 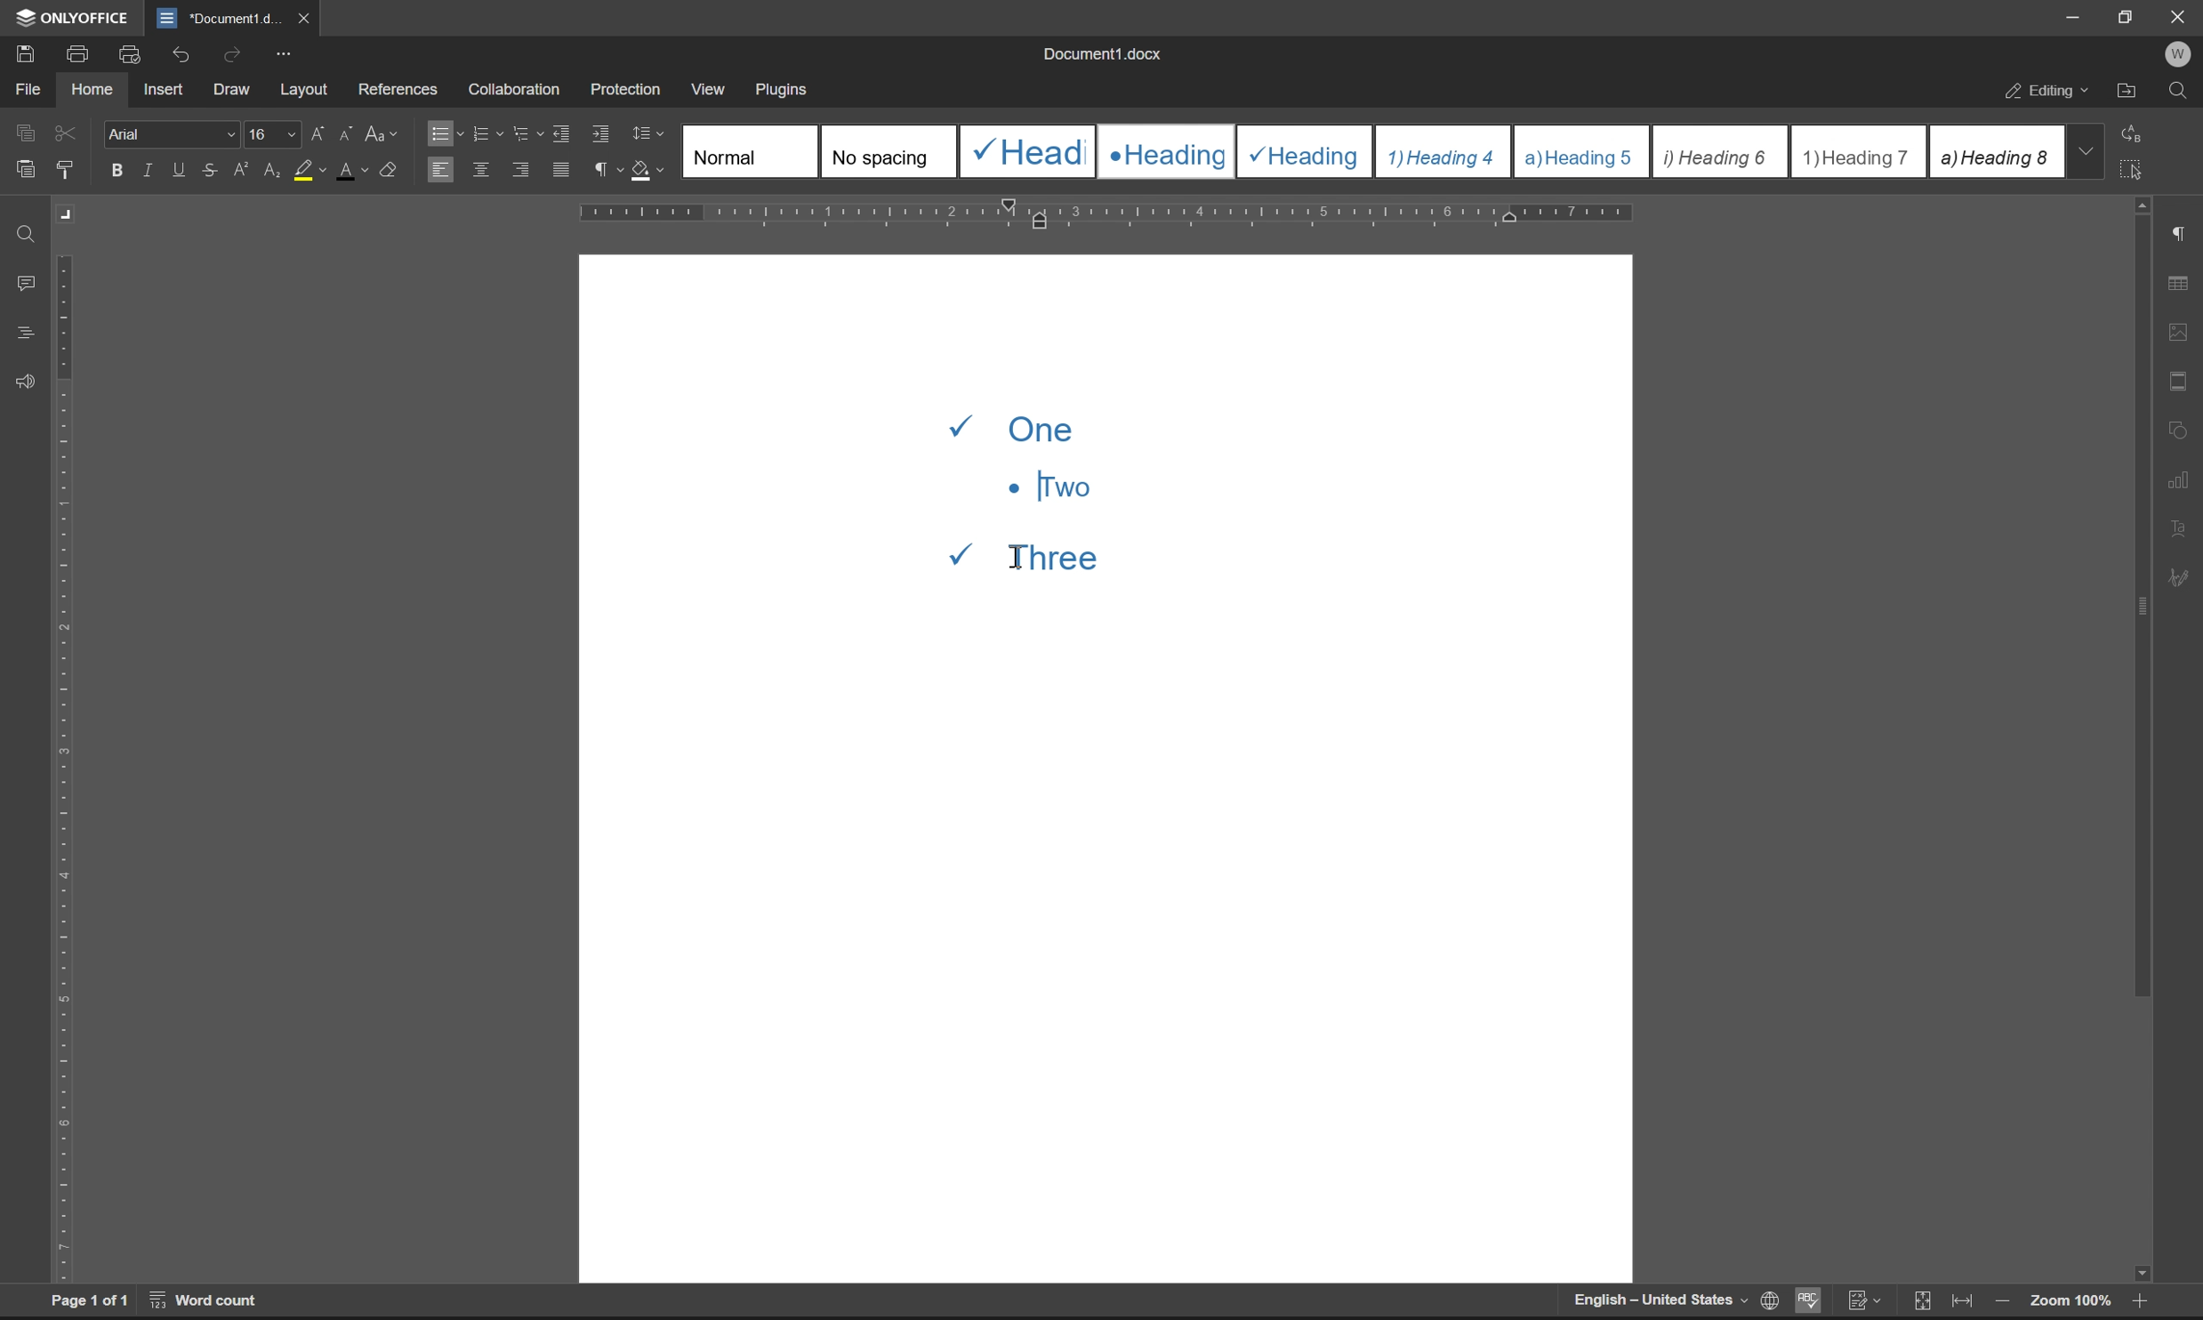 I want to click on Margin, so click(x=68, y=214).